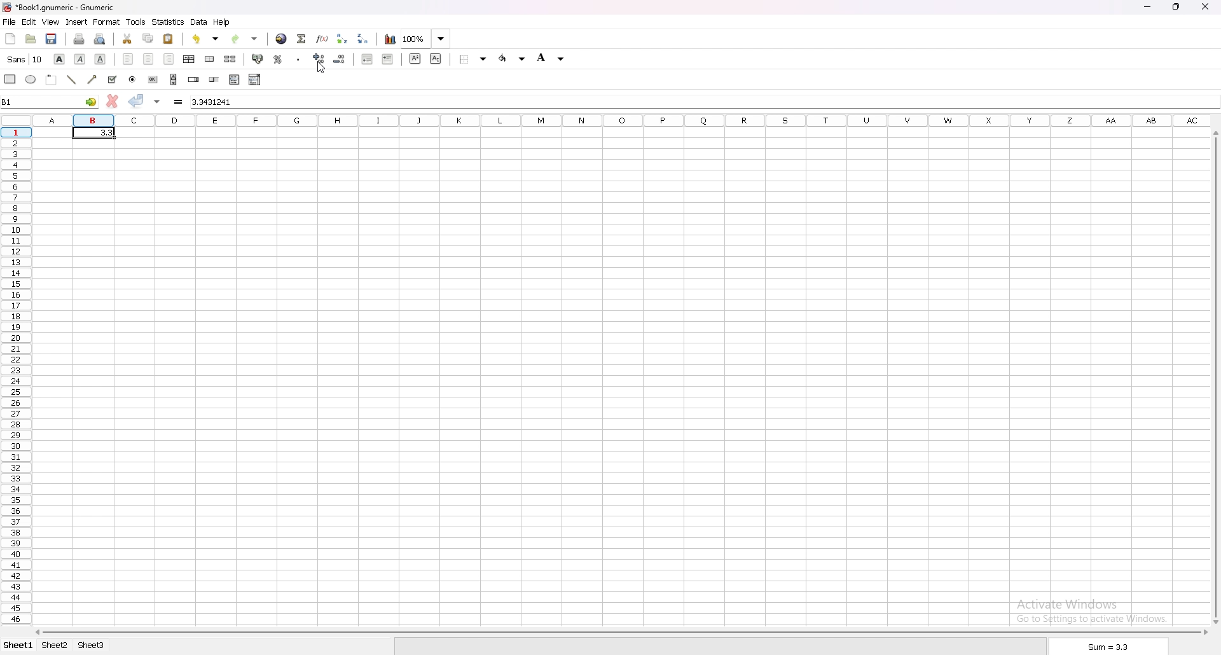 The height and width of the screenshot is (655, 1221). I want to click on sheet1, so click(17, 645).